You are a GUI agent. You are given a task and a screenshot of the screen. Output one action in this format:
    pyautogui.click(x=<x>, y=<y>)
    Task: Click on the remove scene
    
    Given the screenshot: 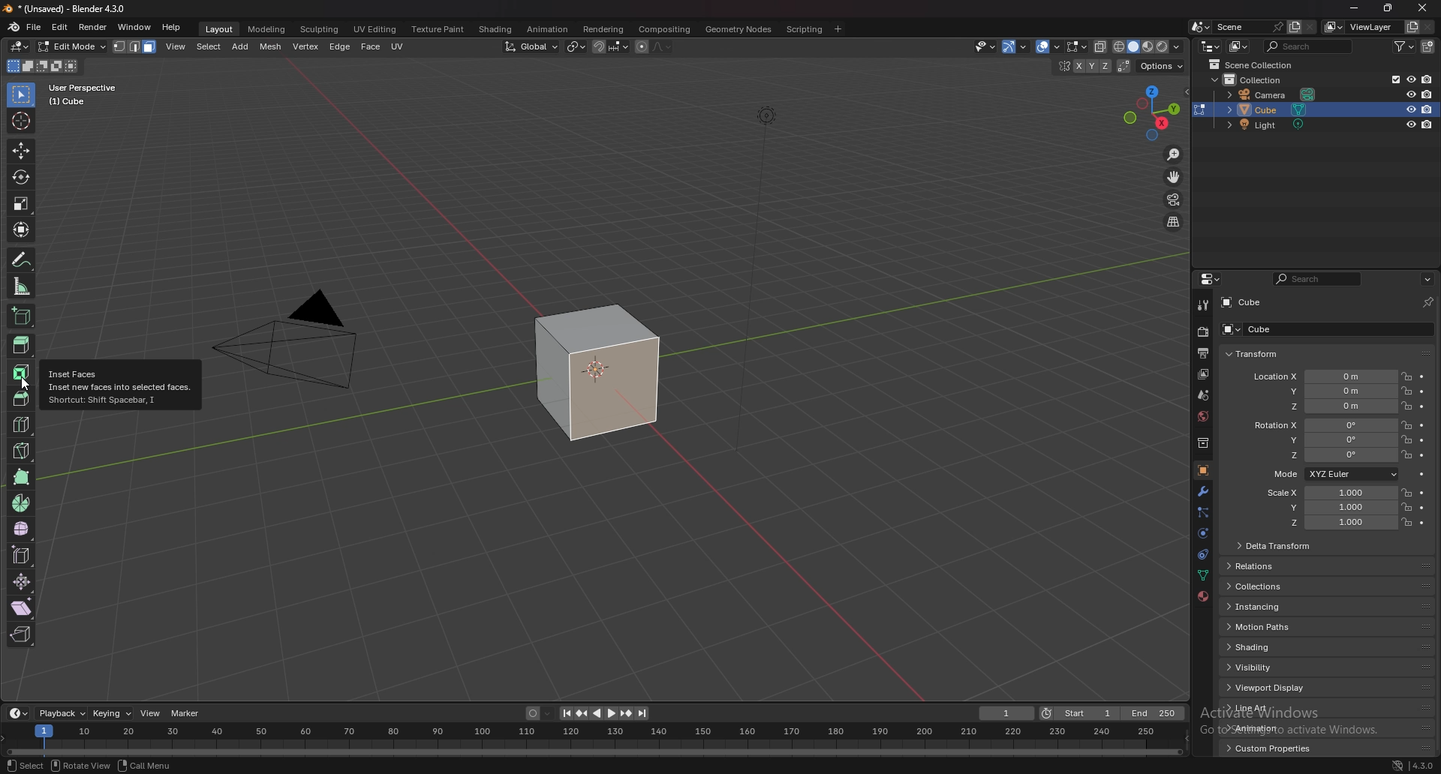 What is the action you would take?
    pyautogui.click(x=1310, y=27)
    